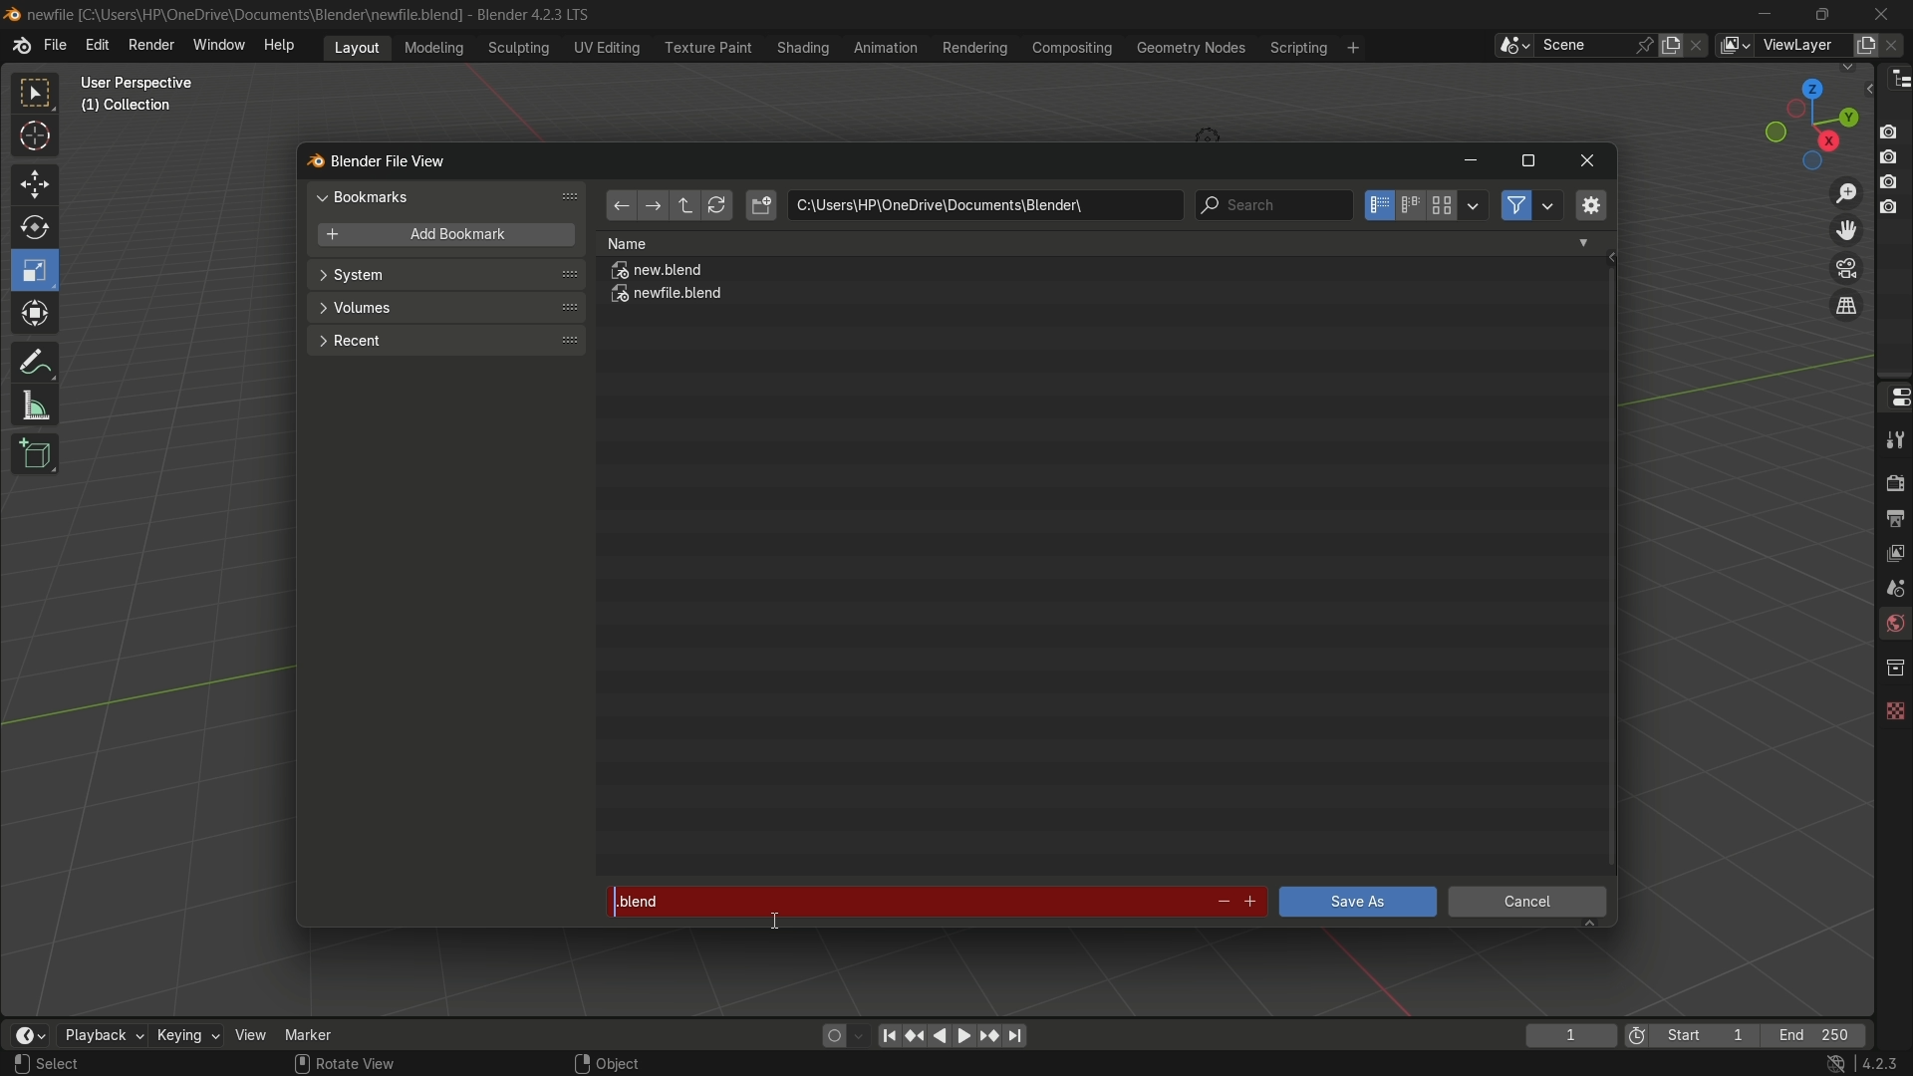  Describe the element at coordinates (1847, 190) in the screenshot. I see `zoom in/out` at that location.